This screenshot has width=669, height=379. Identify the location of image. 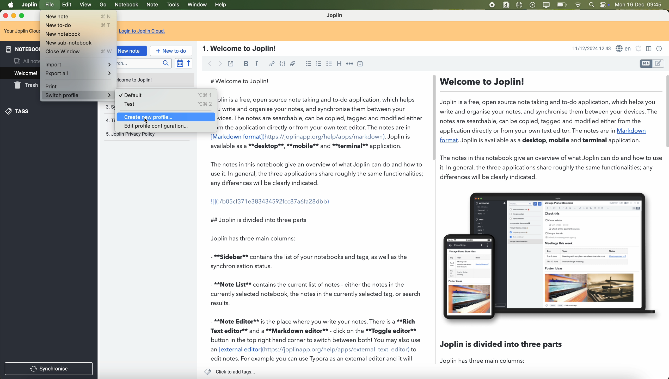
(549, 257).